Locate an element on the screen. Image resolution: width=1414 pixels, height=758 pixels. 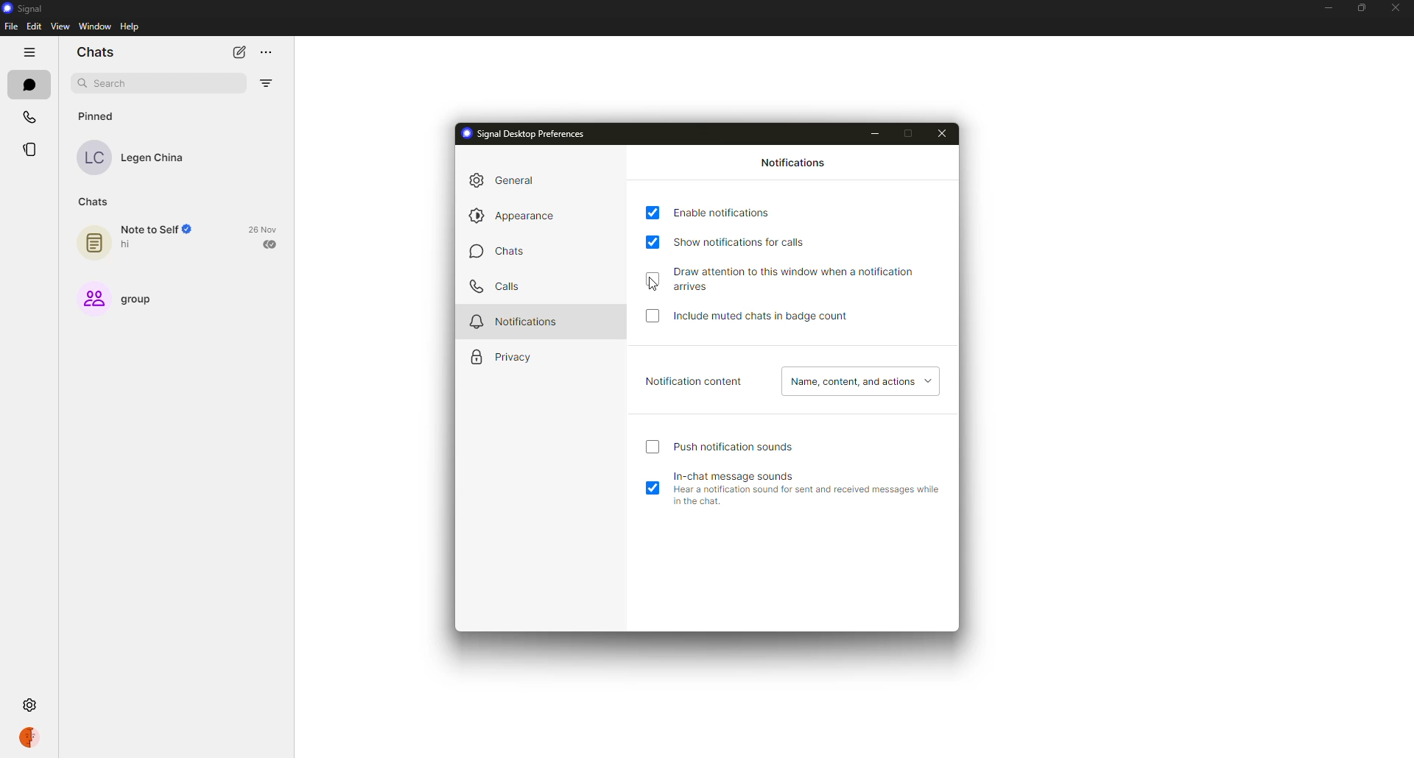
privacy is located at coordinates (504, 358).